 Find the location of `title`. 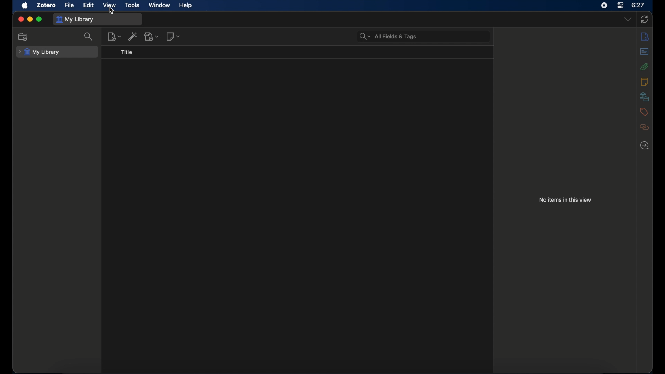

title is located at coordinates (127, 52).